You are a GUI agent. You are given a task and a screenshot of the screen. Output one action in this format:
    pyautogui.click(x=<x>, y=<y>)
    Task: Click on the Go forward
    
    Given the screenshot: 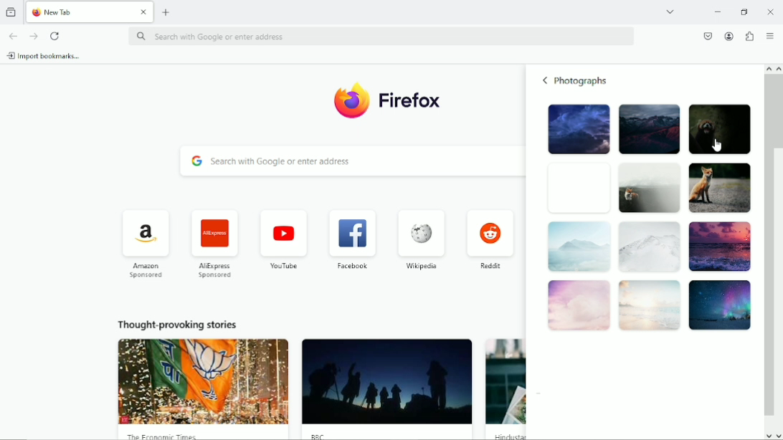 What is the action you would take?
    pyautogui.click(x=33, y=36)
    